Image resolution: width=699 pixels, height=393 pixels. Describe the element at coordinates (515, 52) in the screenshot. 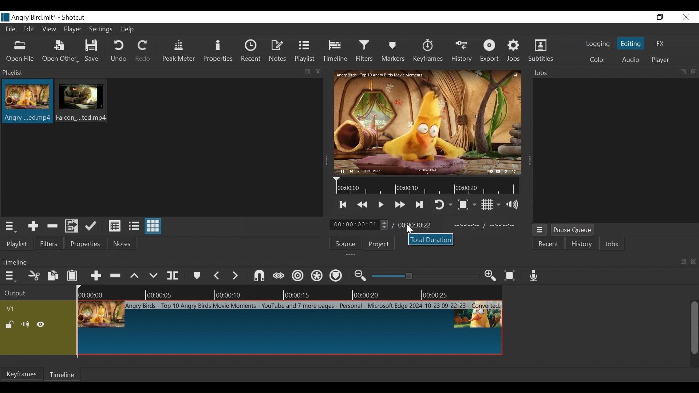

I see `Jobs` at that location.